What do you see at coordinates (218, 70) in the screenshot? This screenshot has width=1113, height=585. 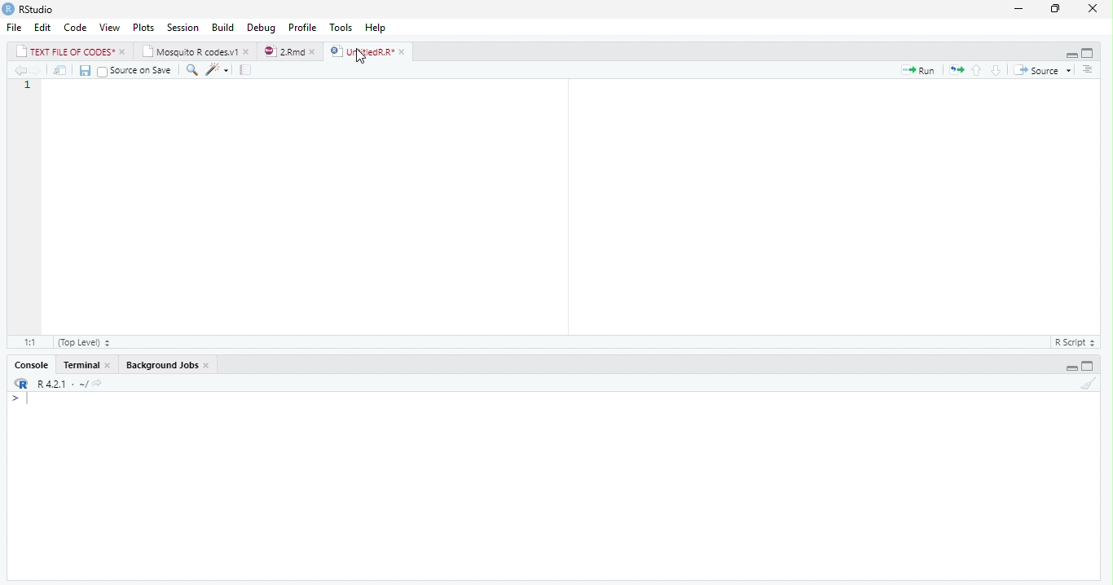 I see `code tools` at bounding box center [218, 70].